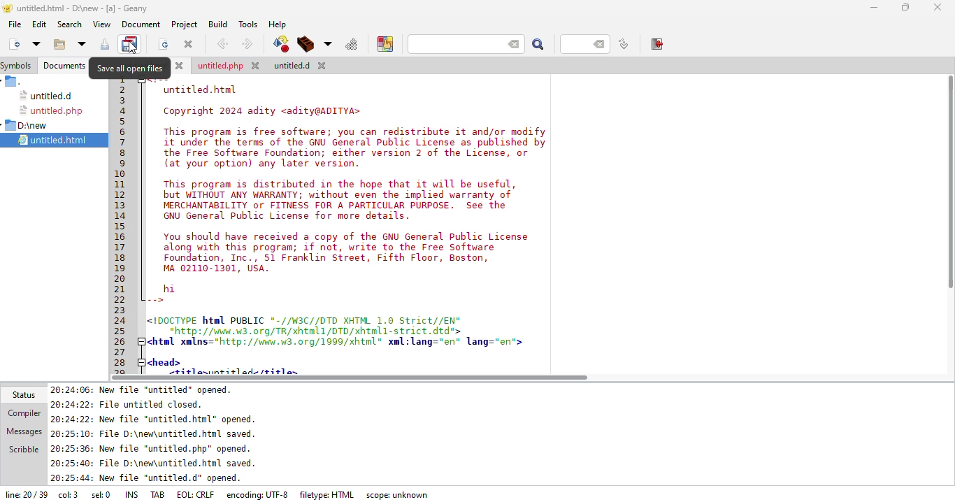 The width and height of the screenshot is (955, 502). Describe the element at coordinates (278, 25) in the screenshot. I see `help` at that location.